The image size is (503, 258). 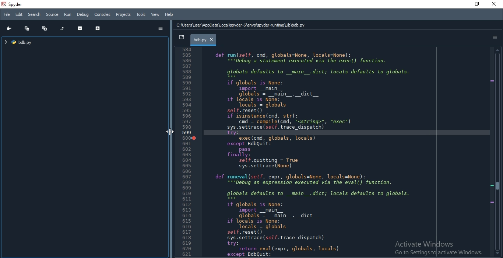 What do you see at coordinates (461, 4) in the screenshot?
I see `minimize` at bounding box center [461, 4].